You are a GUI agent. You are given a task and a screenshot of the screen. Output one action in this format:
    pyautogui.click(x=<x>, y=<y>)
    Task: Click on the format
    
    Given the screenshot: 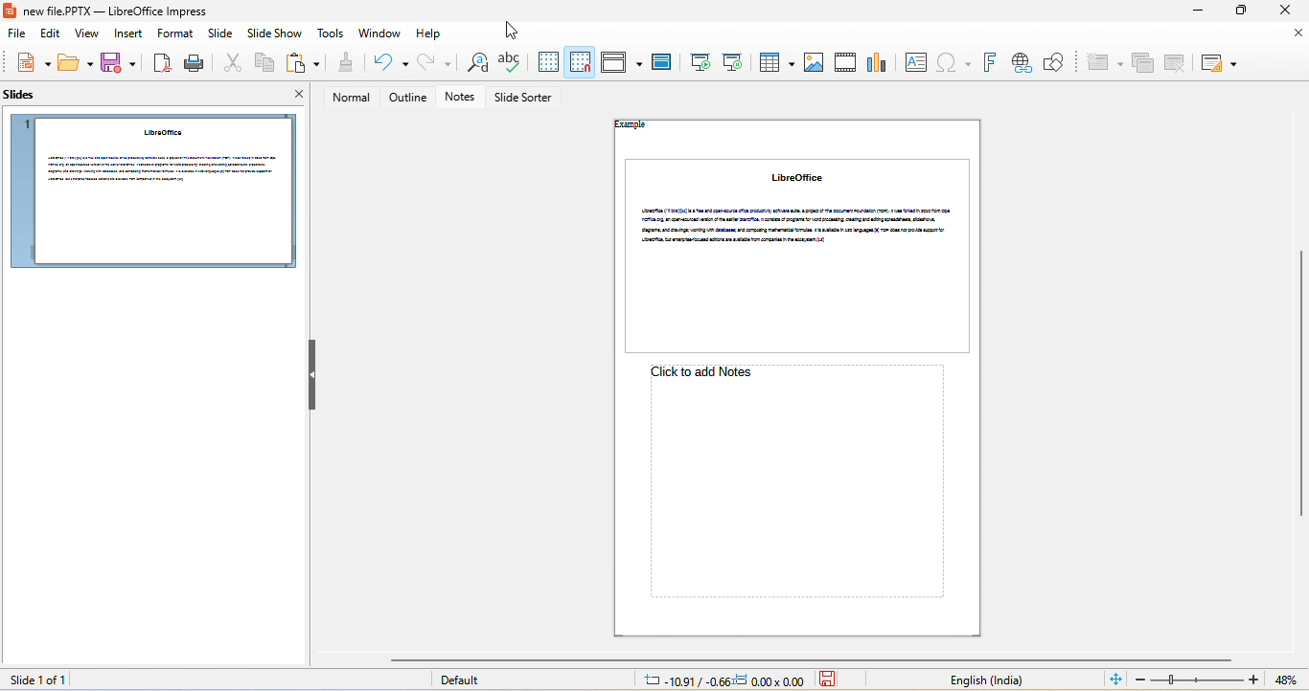 What is the action you would take?
    pyautogui.click(x=174, y=33)
    